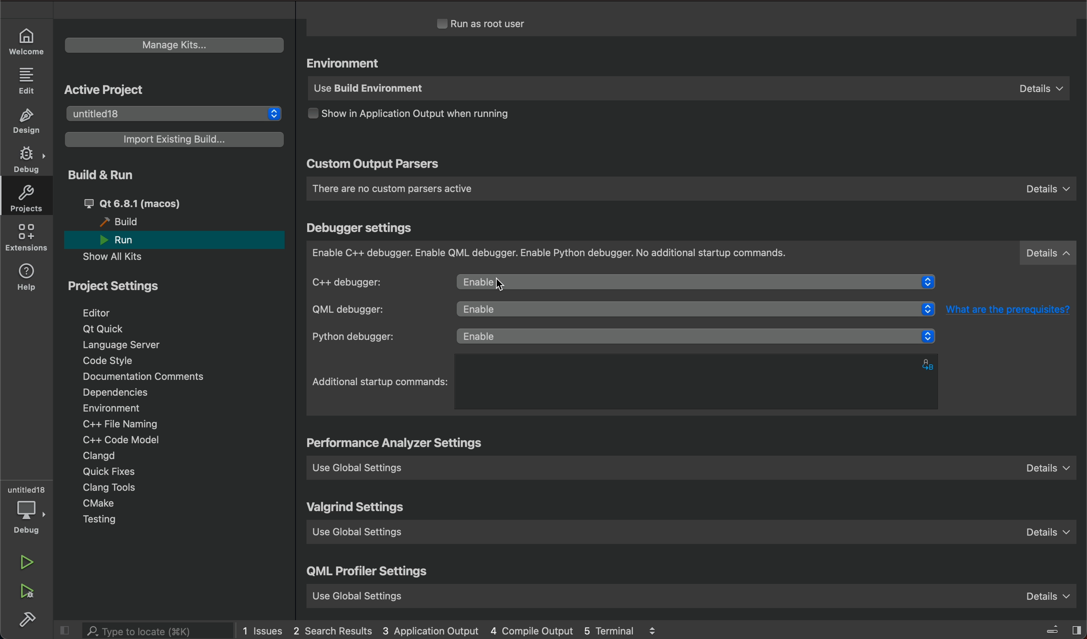 This screenshot has height=639, width=1087. What do you see at coordinates (28, 80) in the screenshot?
I see `EDIT` at bounding box center [28, 80].